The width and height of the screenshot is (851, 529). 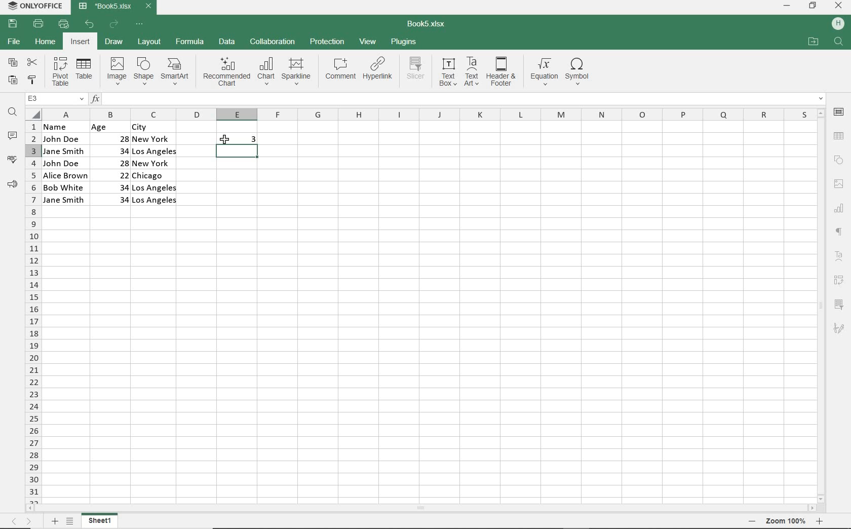 What do you see at coordinates (115, 71) in the screenshot?
I see `IMAGE` at bounding box center [115, 71].